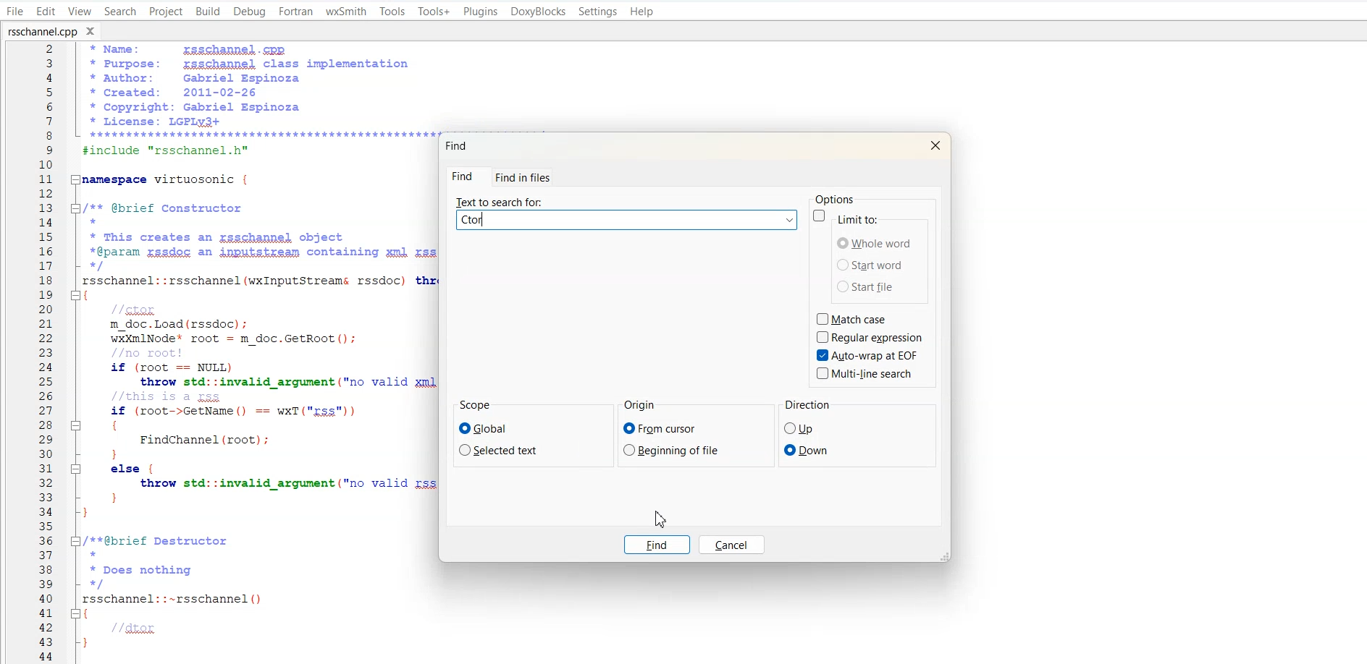 The image size is (1367, 664). I want to click on Collapse, so click(77, 542).